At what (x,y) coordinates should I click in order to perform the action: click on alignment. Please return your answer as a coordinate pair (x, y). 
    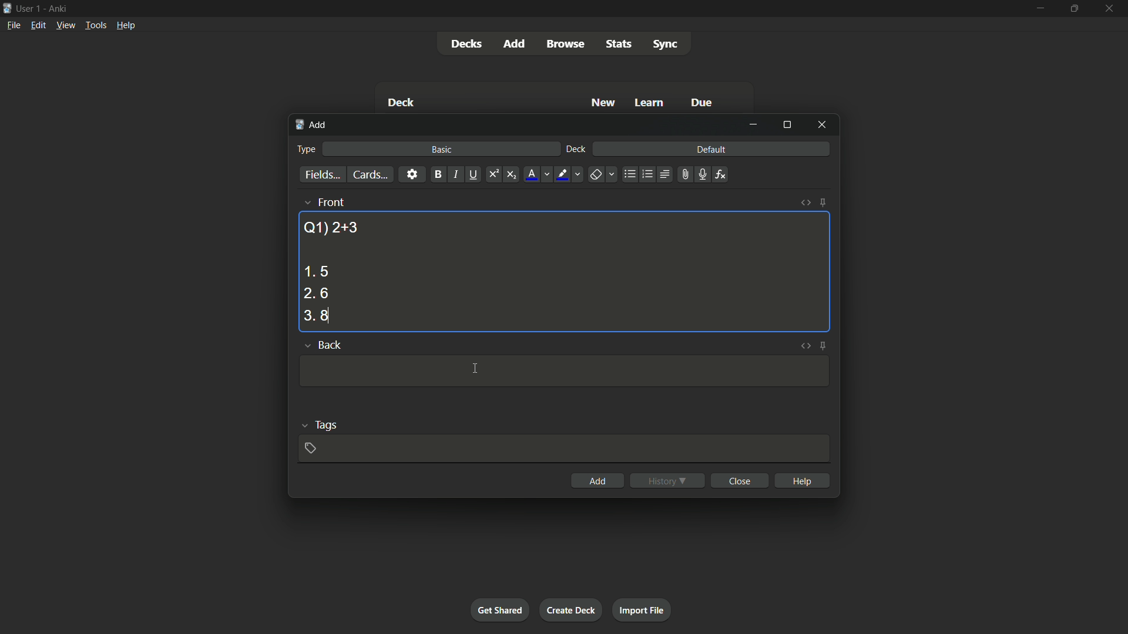
    Looking at the image, I should click on (664, 175).